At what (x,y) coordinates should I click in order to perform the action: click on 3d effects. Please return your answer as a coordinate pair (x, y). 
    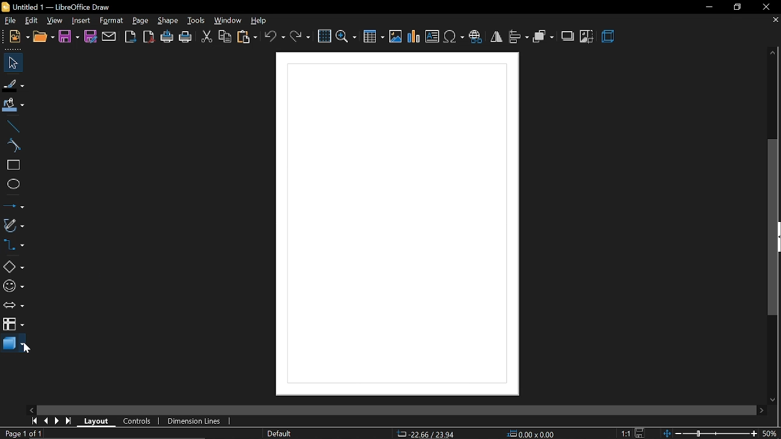
    Looking at the image, I should click on (608, 37).